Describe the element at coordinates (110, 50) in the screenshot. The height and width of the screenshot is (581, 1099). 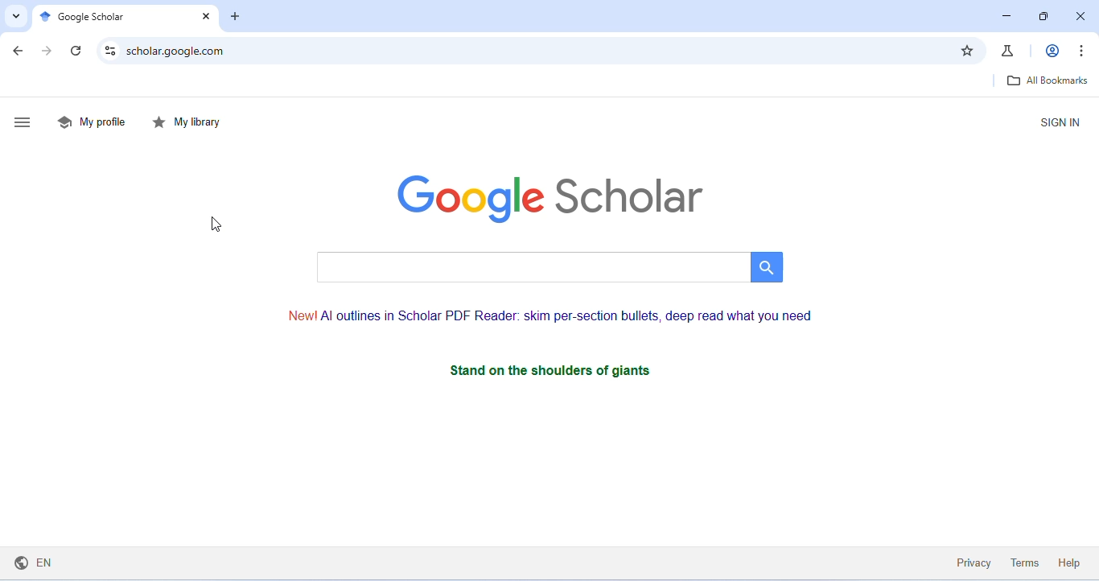
I see `site information` at that location.